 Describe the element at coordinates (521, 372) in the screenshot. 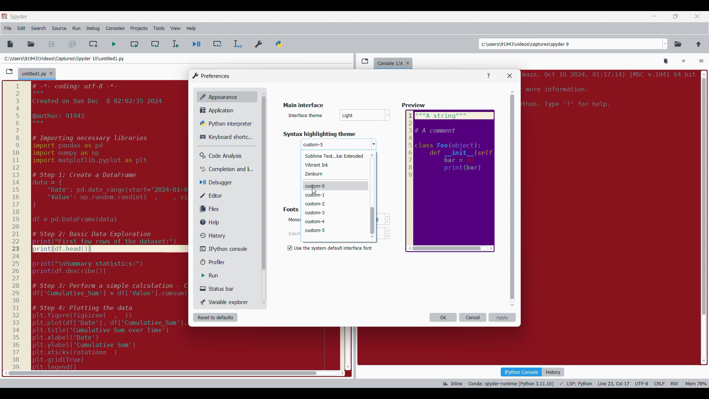

I see `IPython console` at that location.